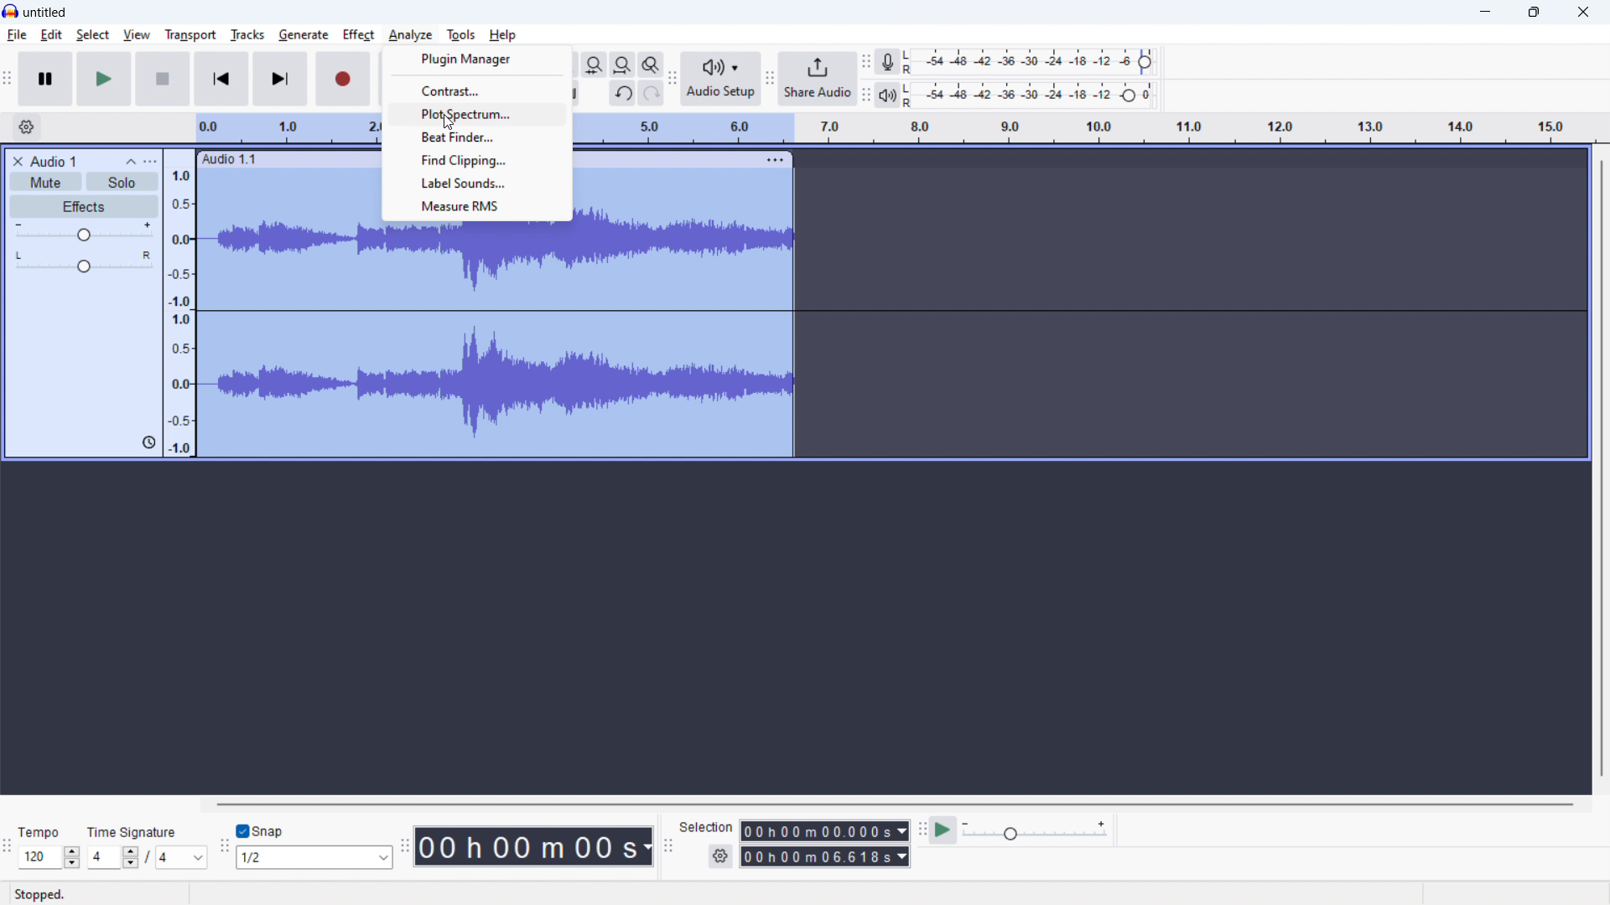 The image size is (1610, 905). What do you see at coordinates (139, 830) in the screenshot?
I see `Time signature` at bounding box center [139, 830].